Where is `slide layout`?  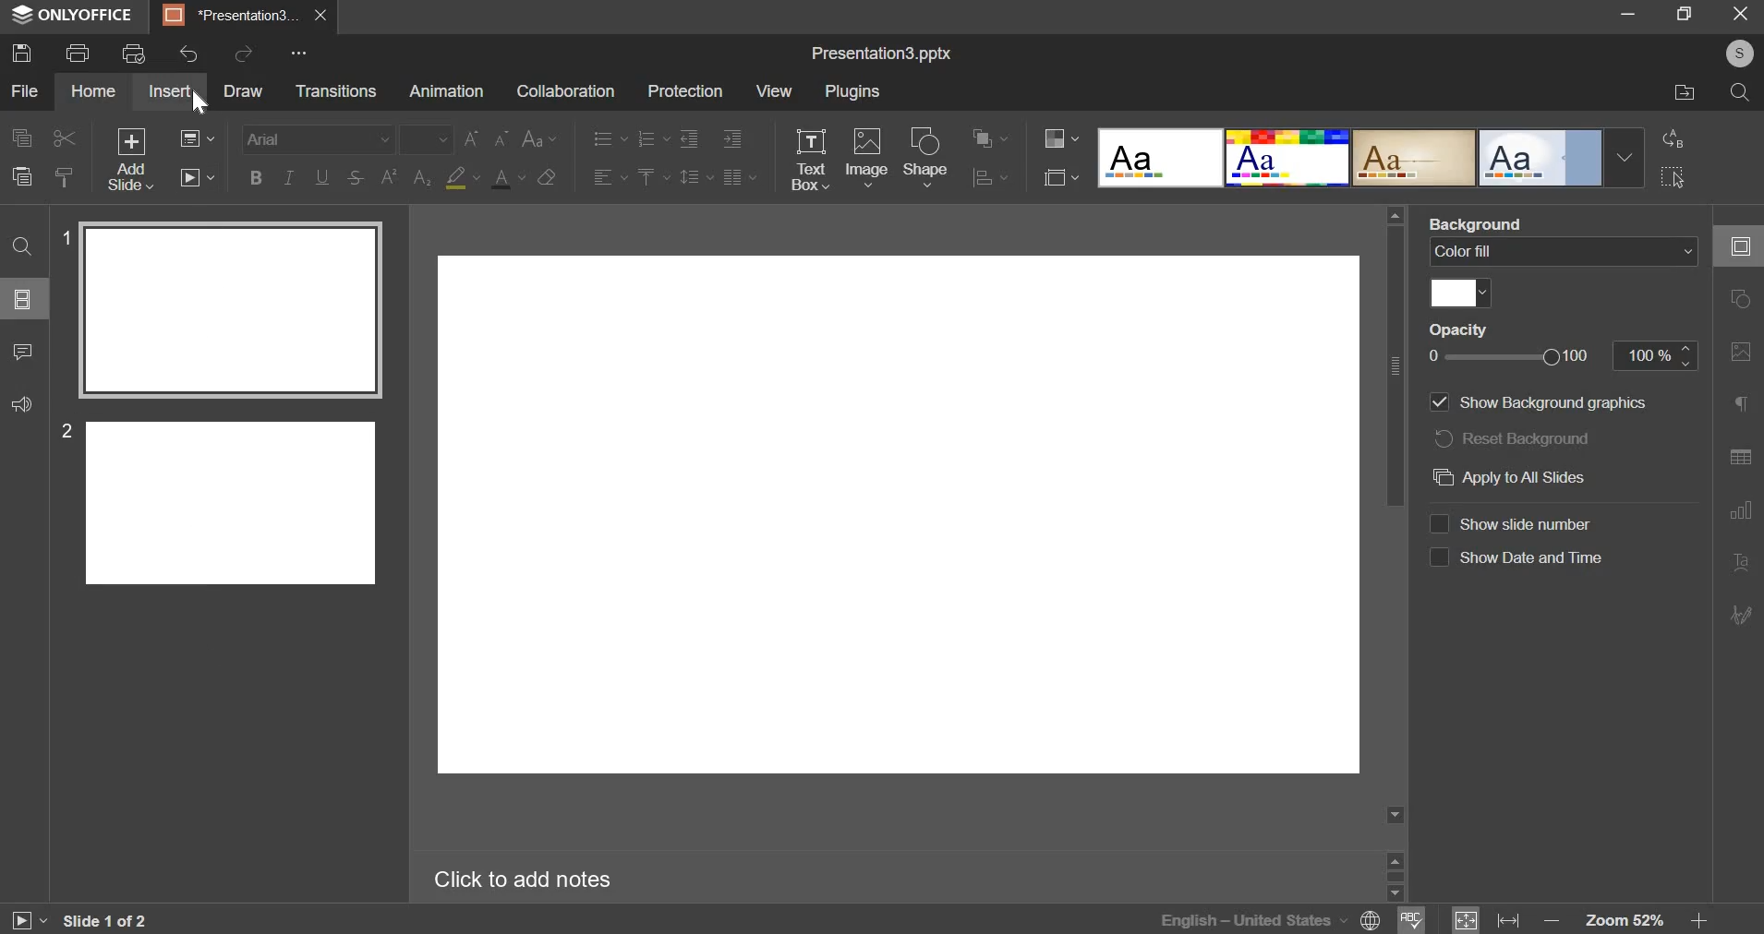 slide layout is located at coordinates (22, 299).